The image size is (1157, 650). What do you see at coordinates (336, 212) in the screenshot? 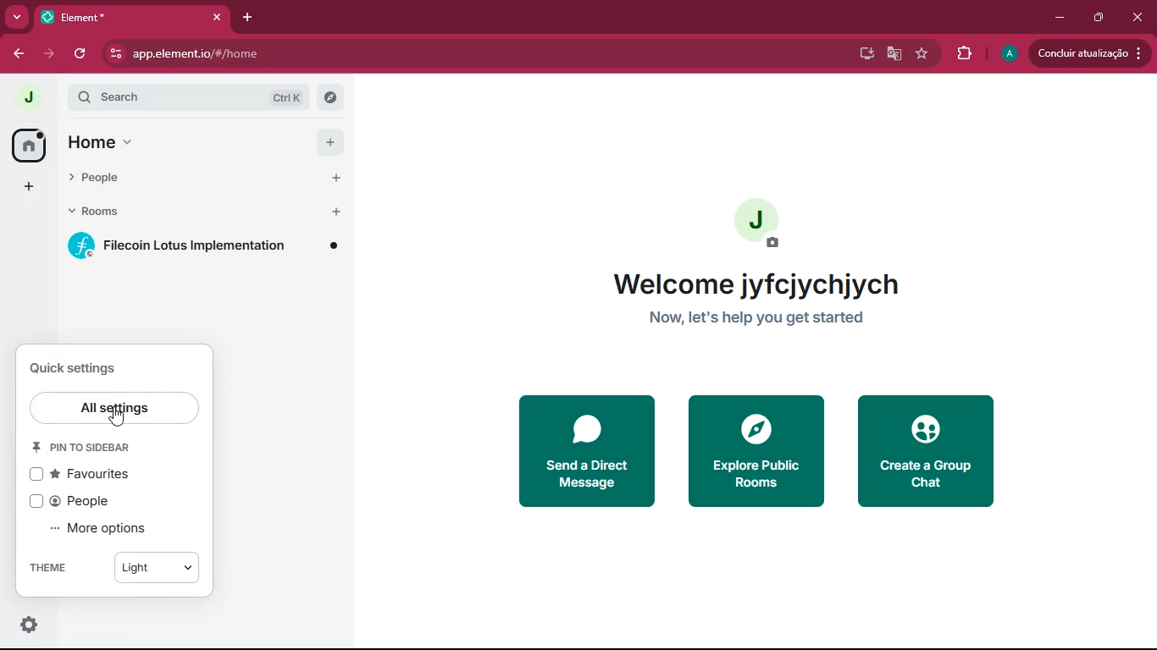
I see `add room` at bounding box center [336, 212].